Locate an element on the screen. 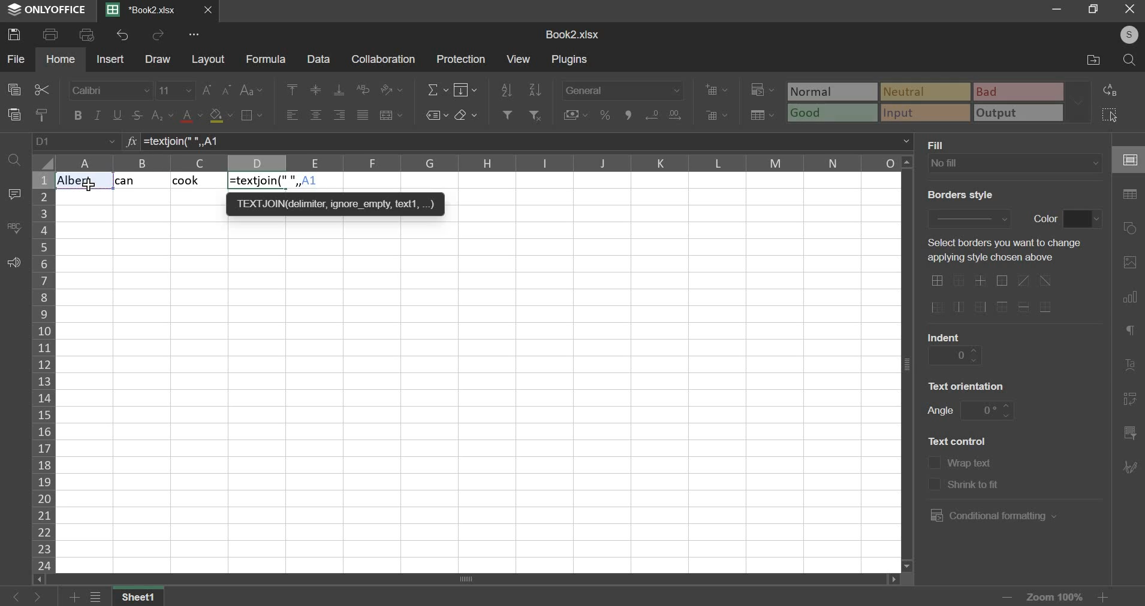 The height and width of the screenshot is (606, 1145). paragraph is located at coordinates (1129, 332).